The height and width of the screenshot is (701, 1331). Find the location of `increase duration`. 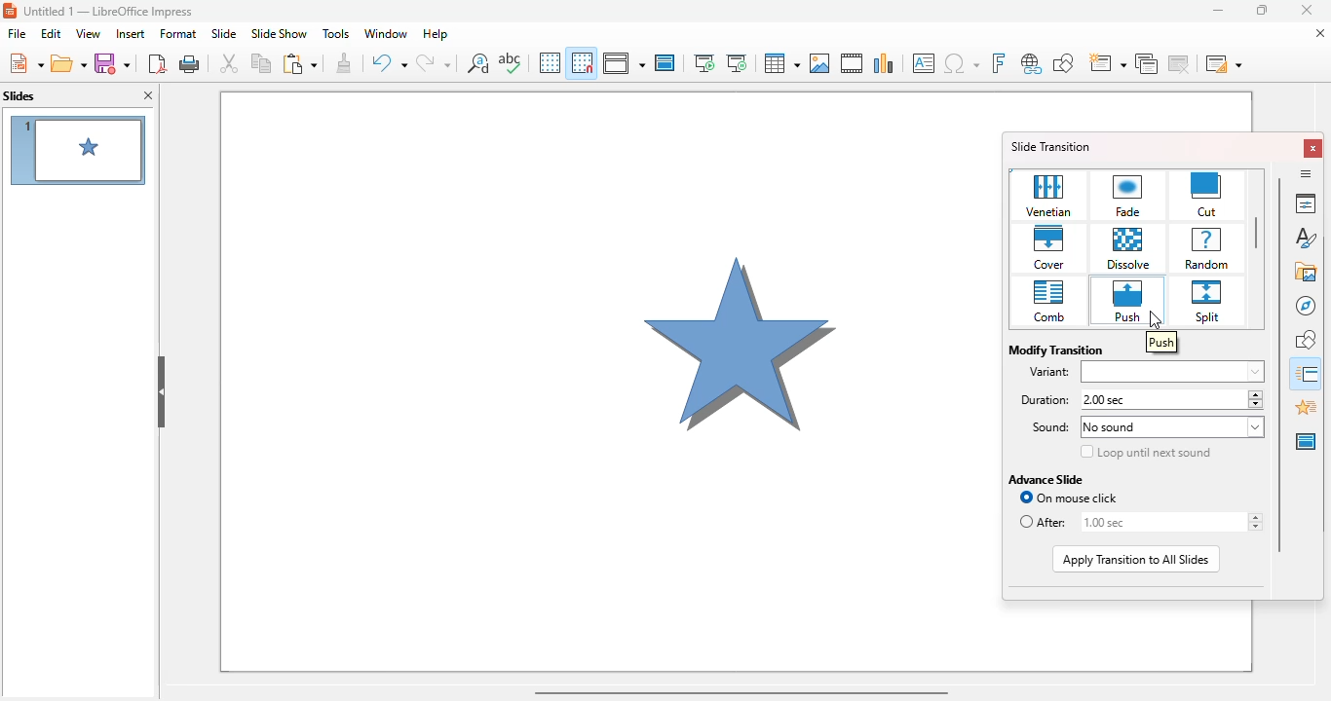

increase duration is located at coordinates (1254, 393).